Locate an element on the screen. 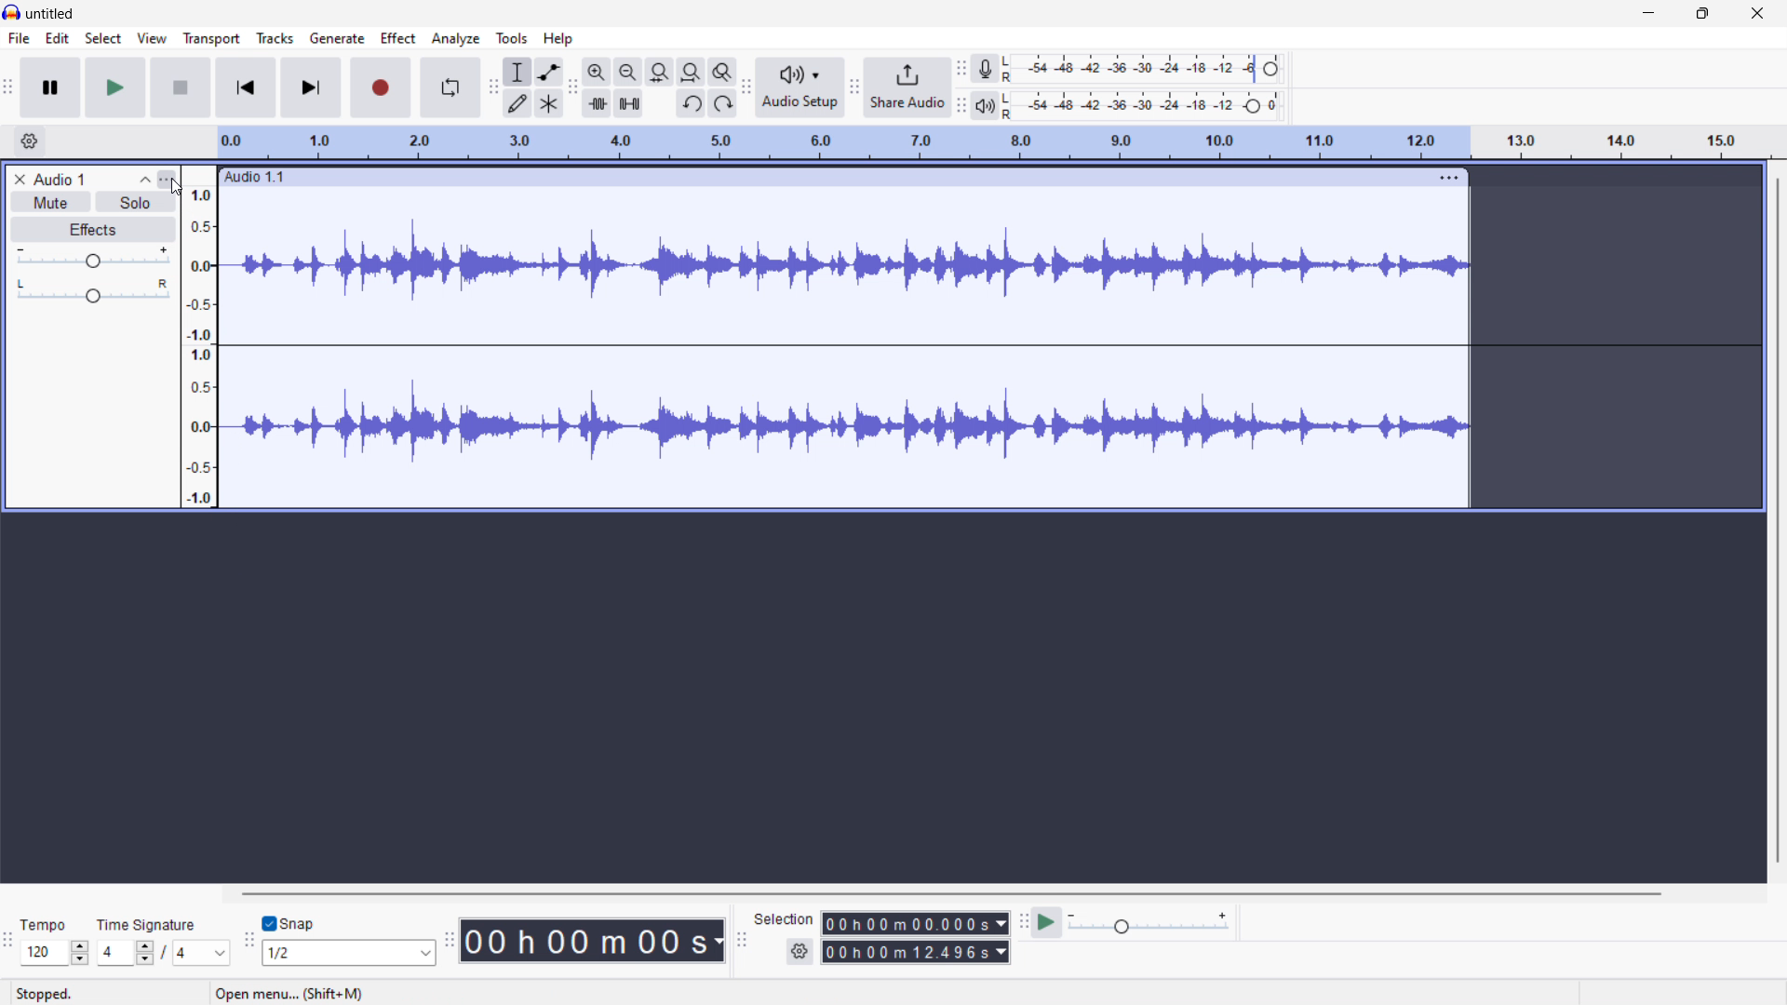  selection toolbar is located at coordinates (742, 940).